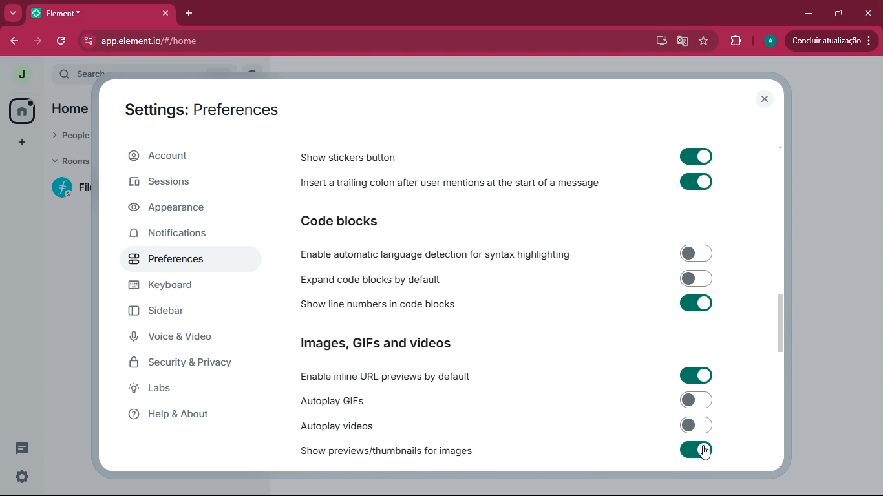 The width and height of the screenshot is (883, 496). What do you see at coordinates (434, 253) in the screenshot?
I see `Enable automatic language detection for syntax highlighting` at bounding box center [434, 253].